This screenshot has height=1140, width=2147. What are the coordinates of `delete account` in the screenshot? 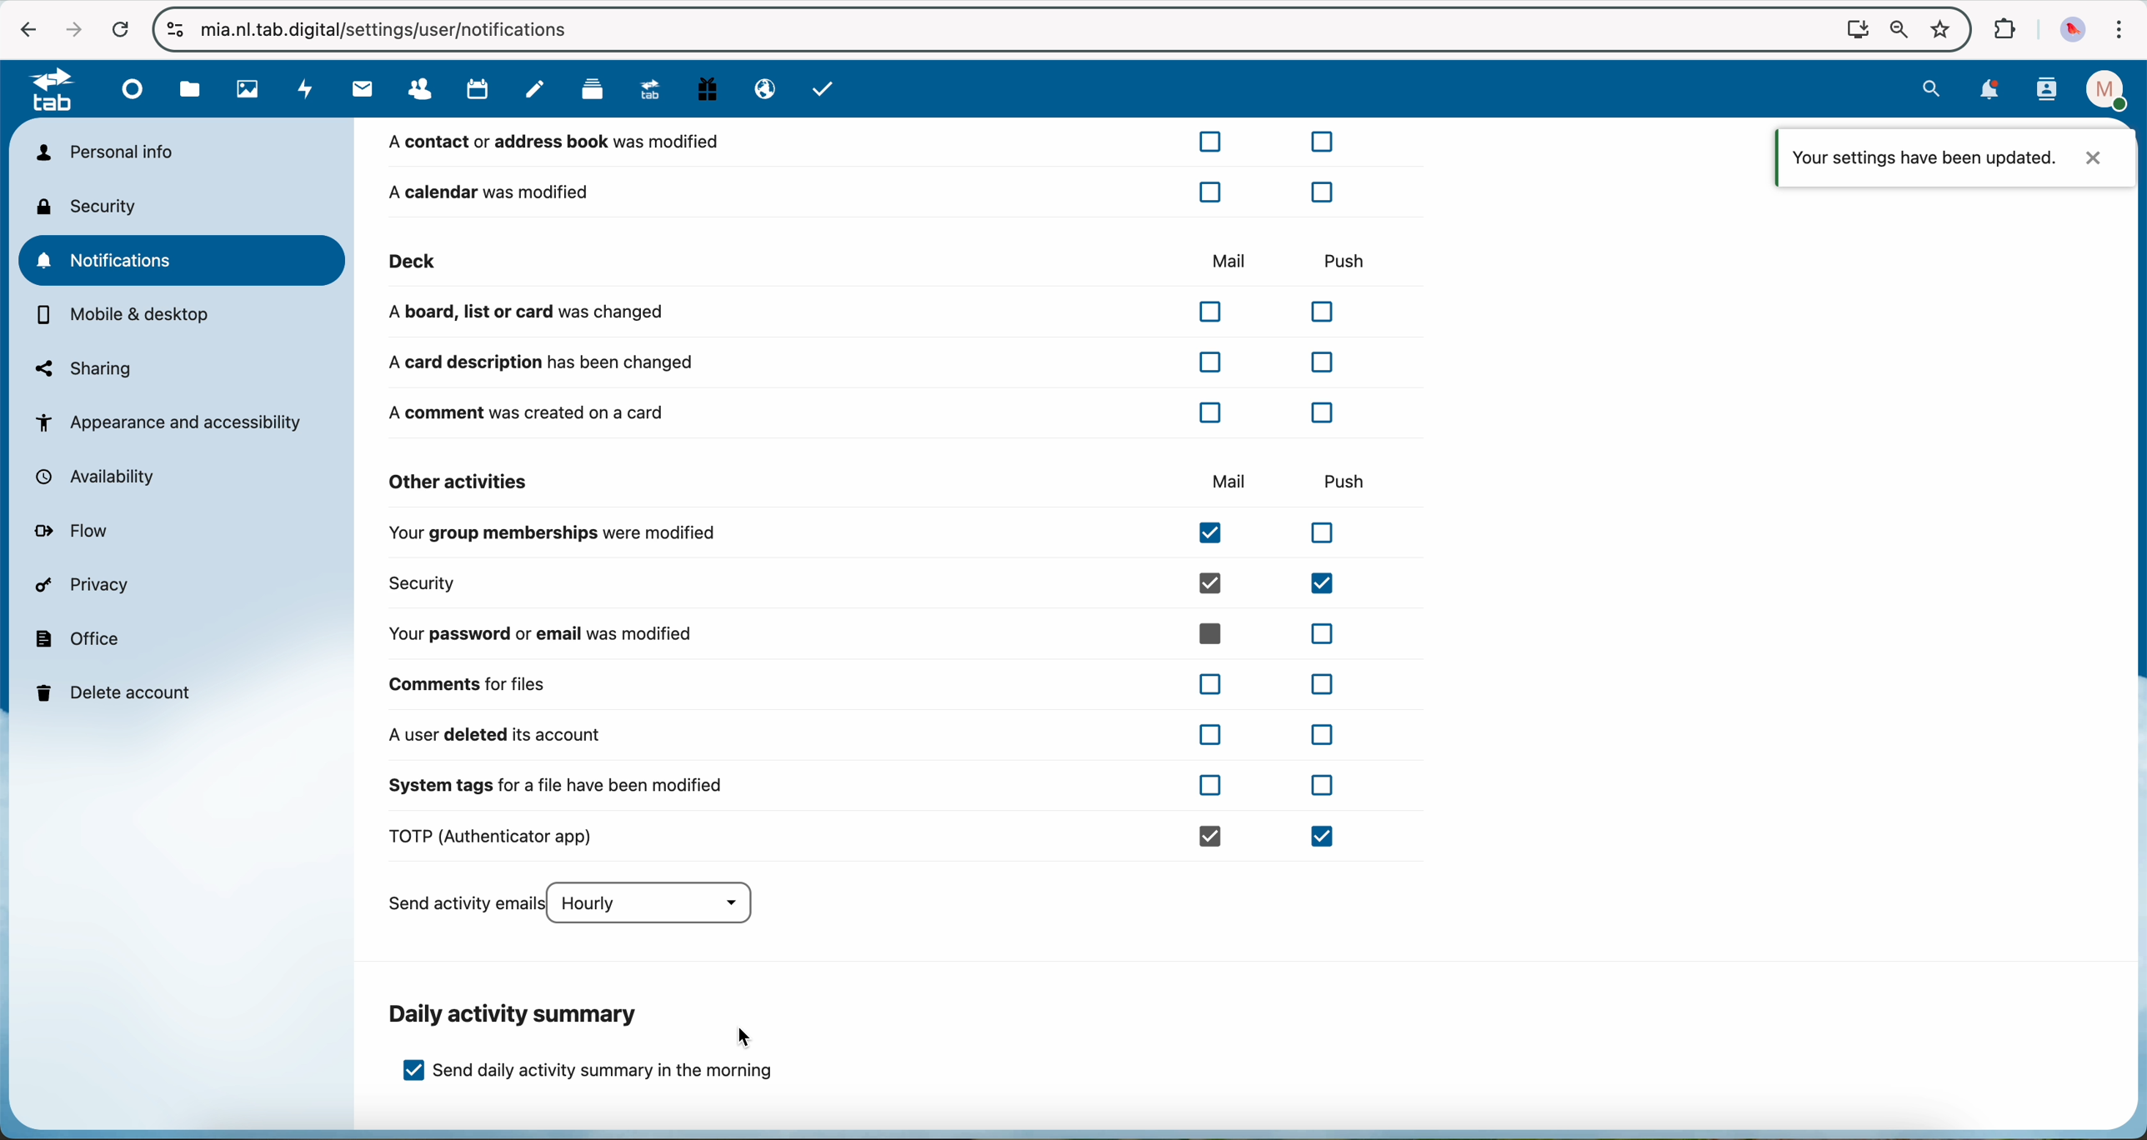 It's located at (118, 691).